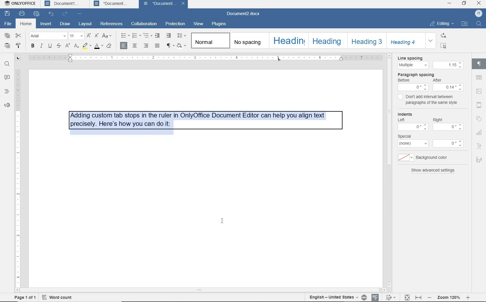  I want to click on menu, so click(447, 128).